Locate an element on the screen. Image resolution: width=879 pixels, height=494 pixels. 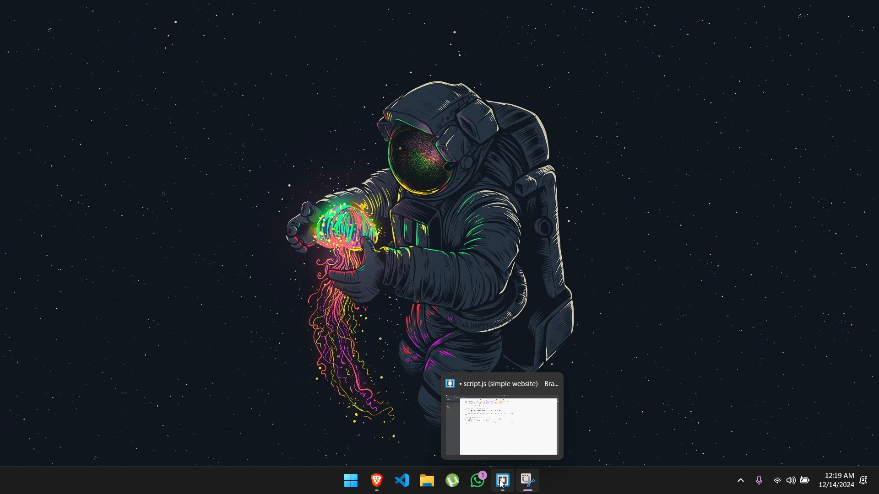
whatsapp is located at coordinates (477, 479).